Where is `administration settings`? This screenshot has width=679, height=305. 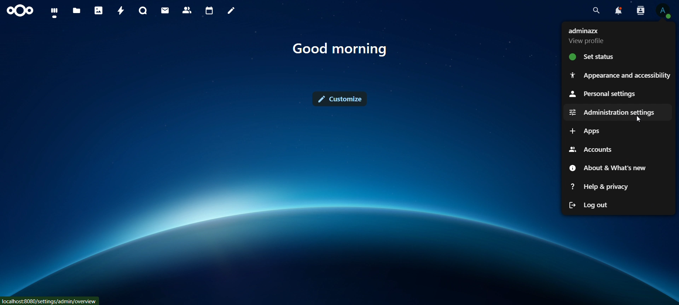 administration settings is located at coordinates (612, 113).